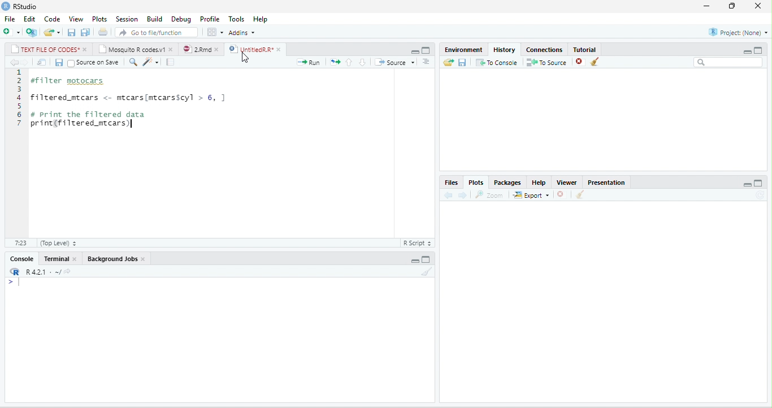 The image size is (772, 408). What do you see at coordinates (218, 50) in the screenshot?
I see `close` at bounding box center [218, 50].